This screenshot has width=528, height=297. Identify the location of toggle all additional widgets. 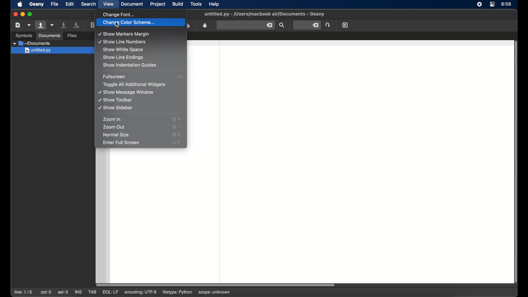
(134, 85).